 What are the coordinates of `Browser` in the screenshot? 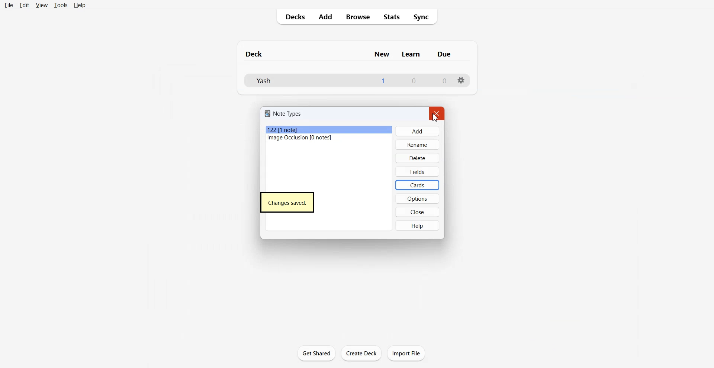 It's located at (357, 17).